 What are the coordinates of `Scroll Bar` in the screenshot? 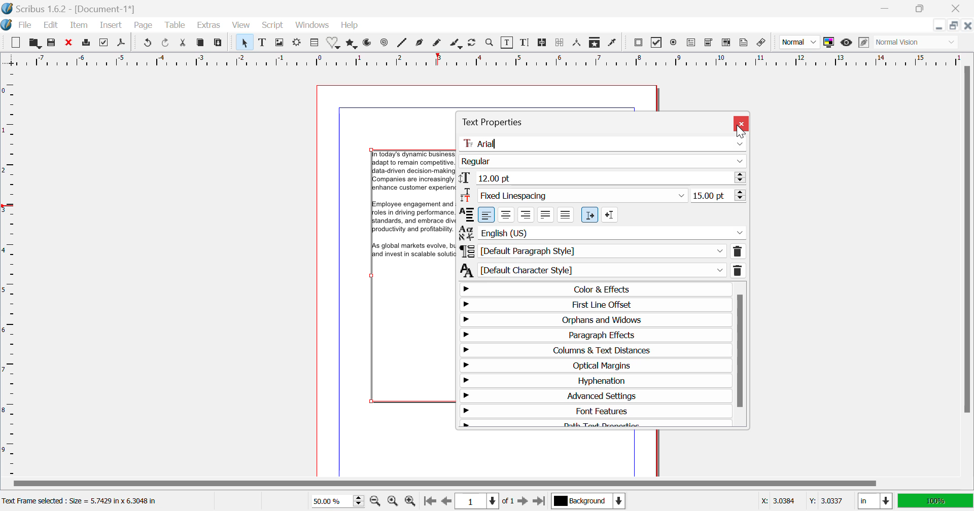 It's located at (740, 354).